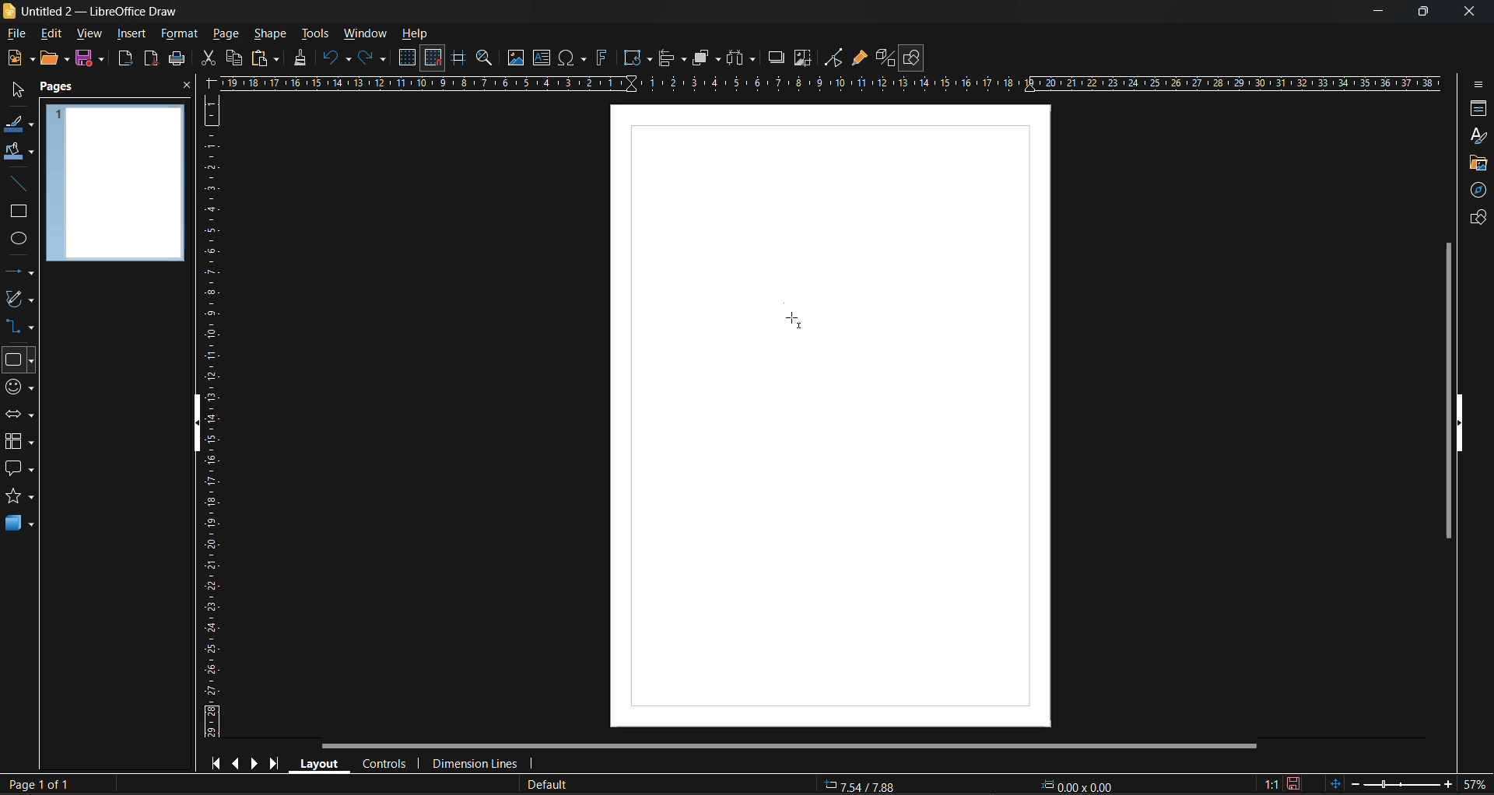 The width and height of the screenshot is (1494, 795). I want to click on next, so click(254, 762).